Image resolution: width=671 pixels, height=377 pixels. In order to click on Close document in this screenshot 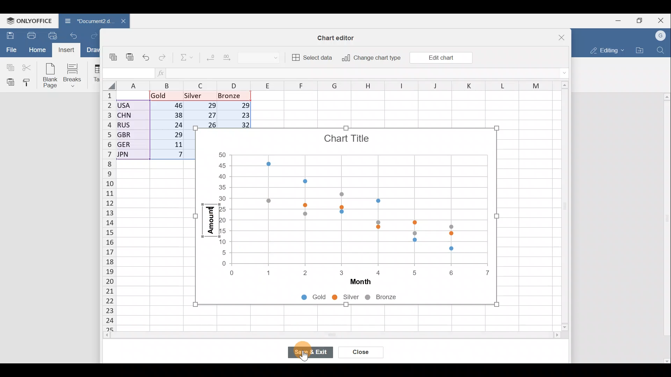, I will do `click(120, 22)`.